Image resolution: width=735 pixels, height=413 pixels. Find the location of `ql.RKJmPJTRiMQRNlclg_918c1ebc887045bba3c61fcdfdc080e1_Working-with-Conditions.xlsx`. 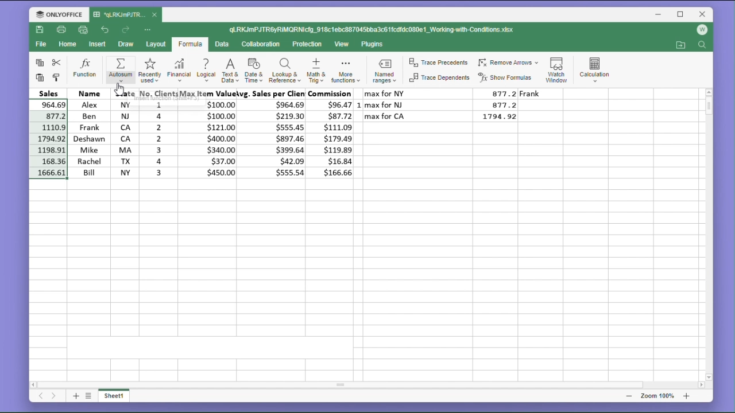

ql.RKJmPJTRiMQRNlclg_918c1ebc887045bba3c61fcdfdc080e1_Working-with-Conditions.xlsx is located at coordinates (384, 30).